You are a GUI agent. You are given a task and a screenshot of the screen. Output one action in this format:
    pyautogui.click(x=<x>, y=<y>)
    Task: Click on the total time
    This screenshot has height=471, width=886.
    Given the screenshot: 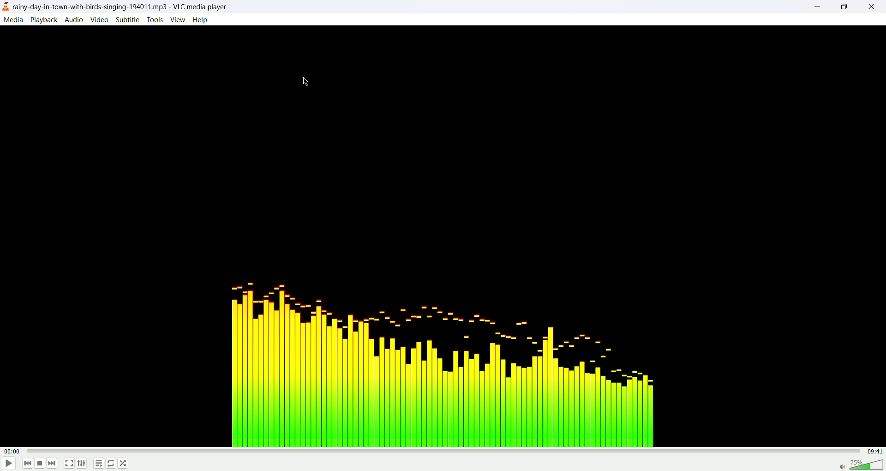 What is the action you would take?
    pyautogui.click(x=875, y=451)
    